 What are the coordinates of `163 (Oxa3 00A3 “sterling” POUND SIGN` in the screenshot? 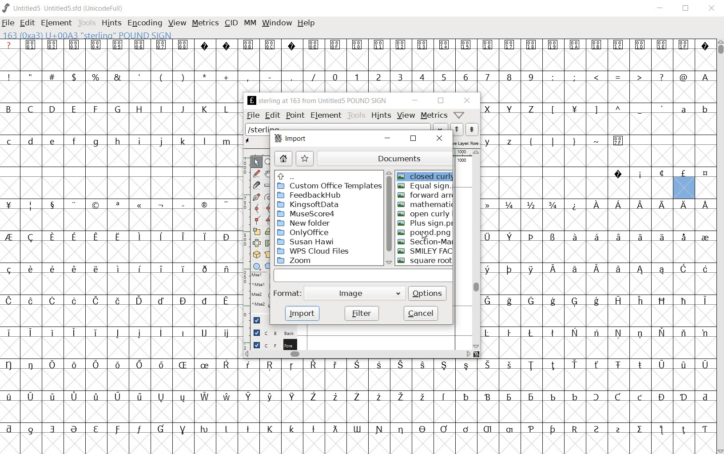 It's located at (91, 34).